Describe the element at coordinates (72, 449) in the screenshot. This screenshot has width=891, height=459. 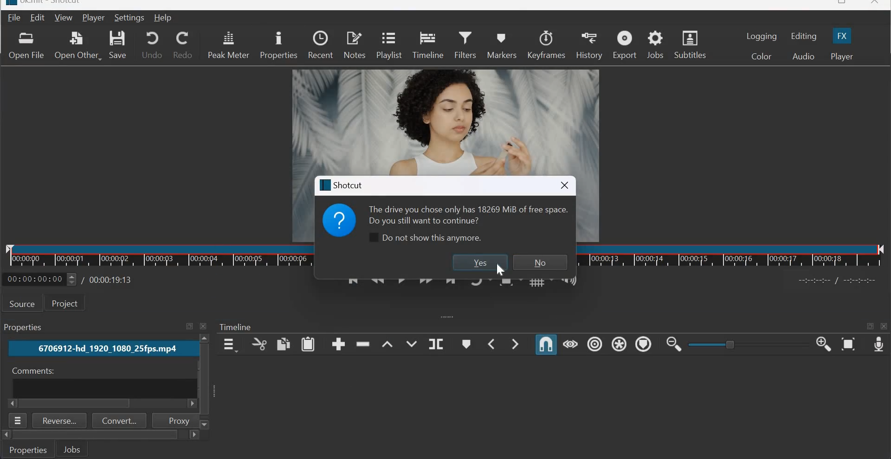
I see `Jobs` at that location.